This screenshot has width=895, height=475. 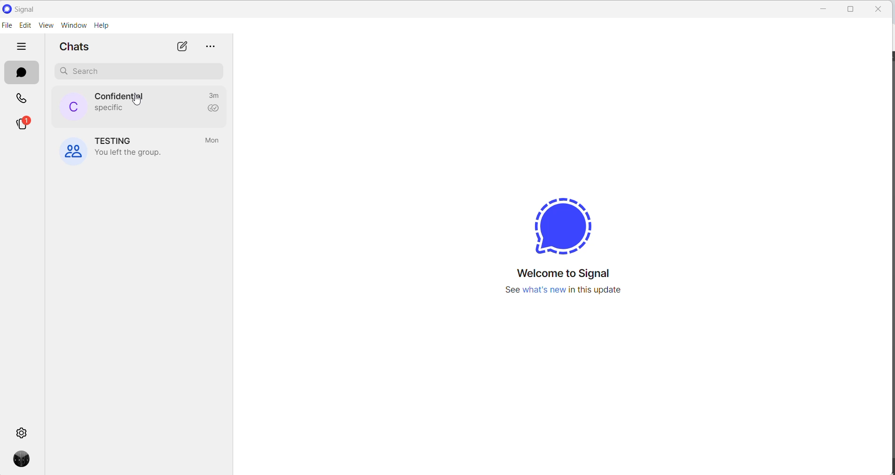 I want to click on contact name, so click(x=119, y=95).